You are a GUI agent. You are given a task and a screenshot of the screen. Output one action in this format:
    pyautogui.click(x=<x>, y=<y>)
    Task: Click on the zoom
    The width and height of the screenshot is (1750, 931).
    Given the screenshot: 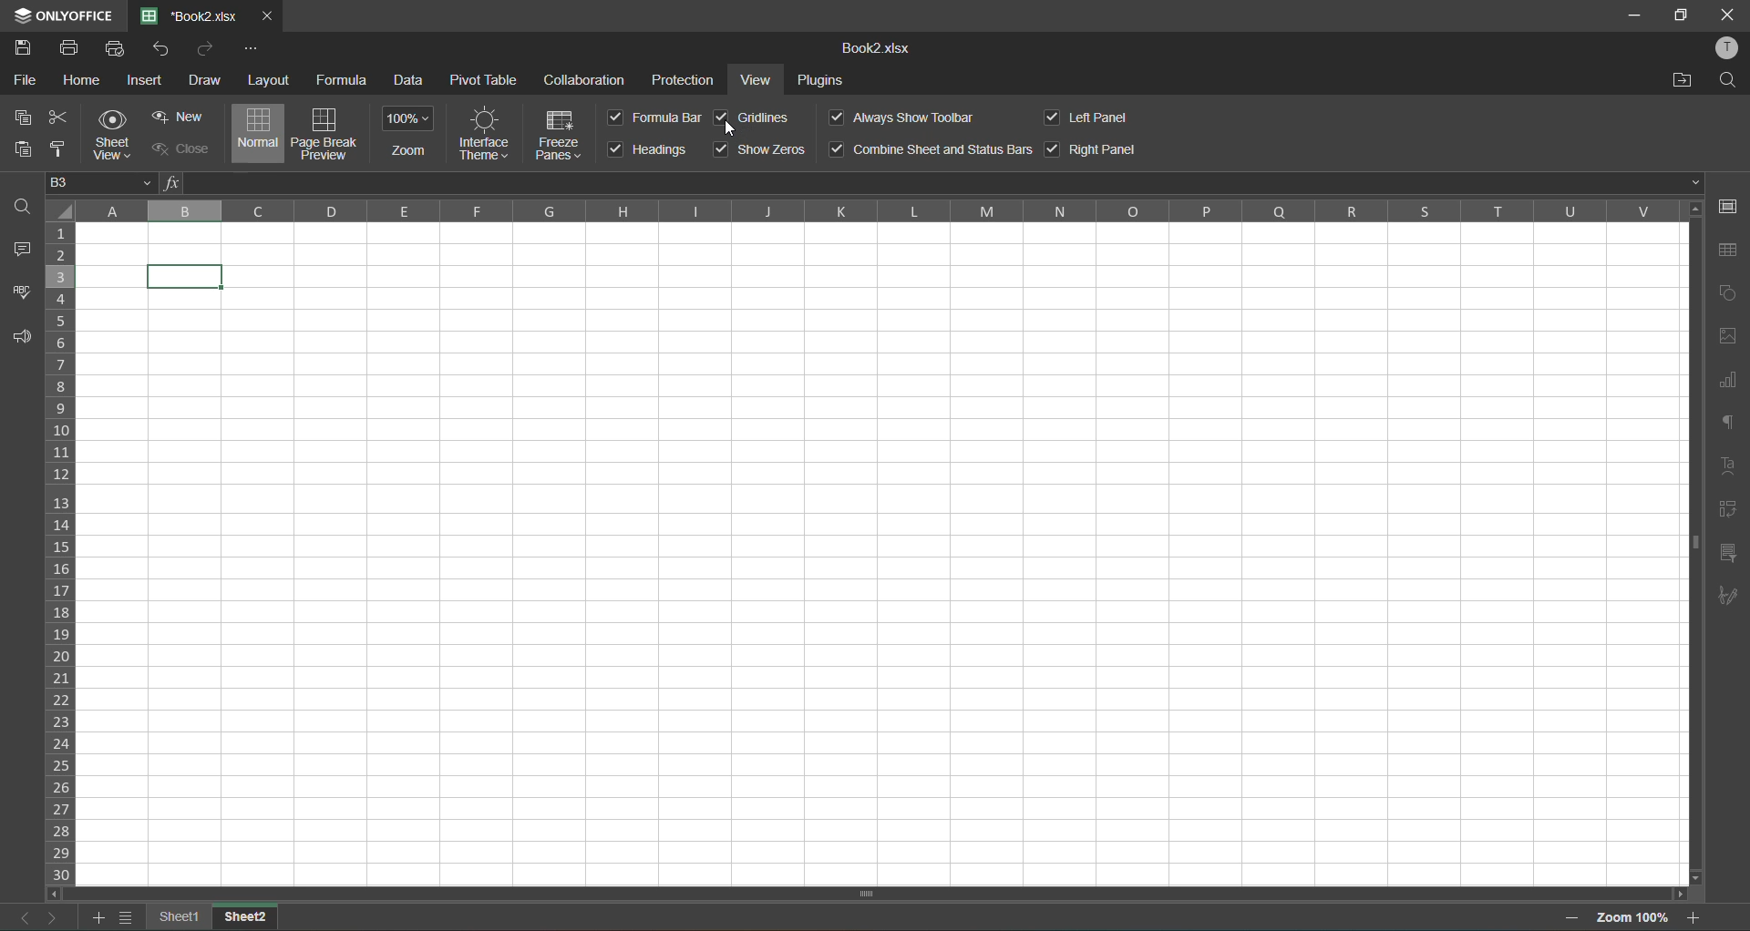 What is the action you would take?
    pyautogui.click(x=409, y=133)
    